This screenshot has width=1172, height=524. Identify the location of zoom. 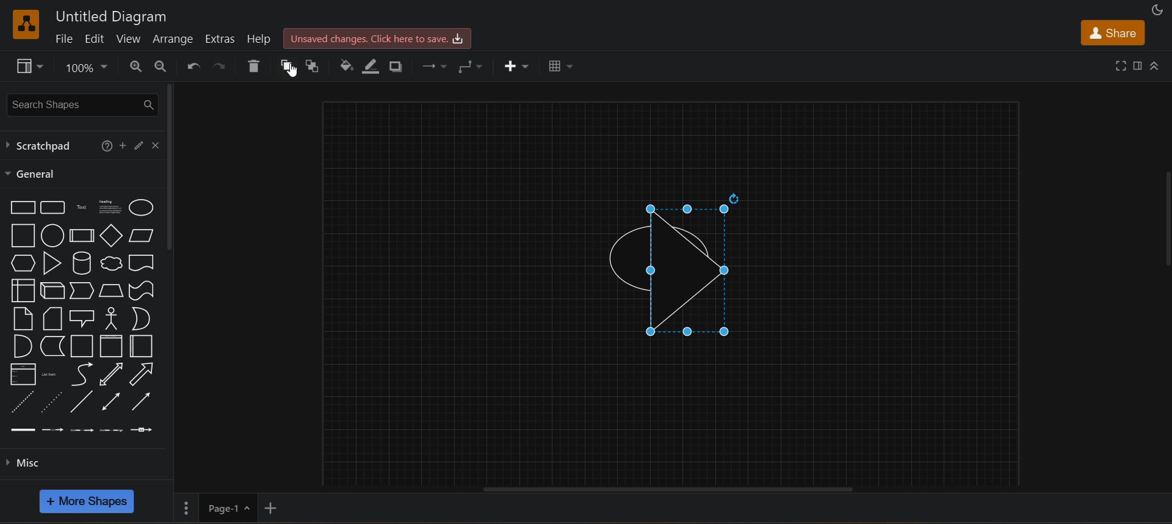
(89, 67).